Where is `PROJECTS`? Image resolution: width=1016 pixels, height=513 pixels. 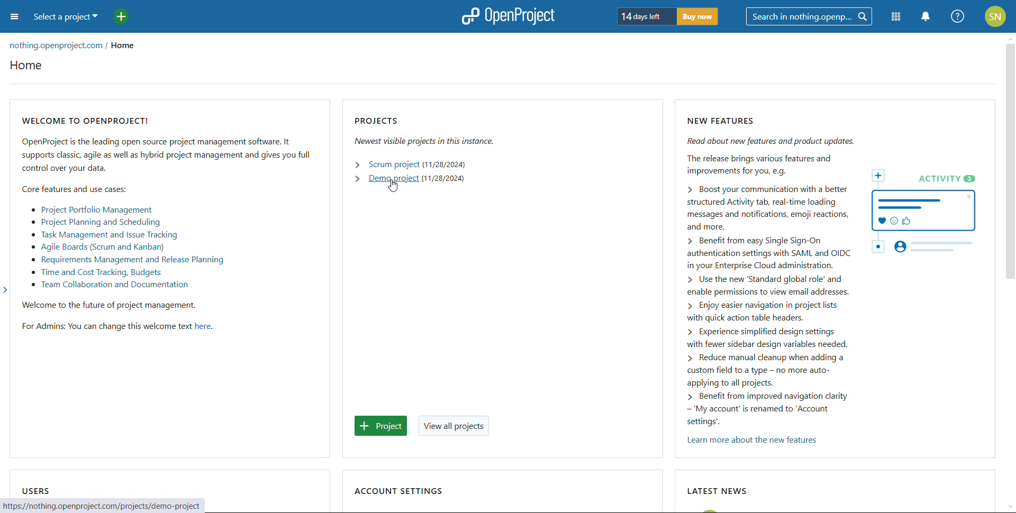 PROJECTS is located at coordinates (381, 120).